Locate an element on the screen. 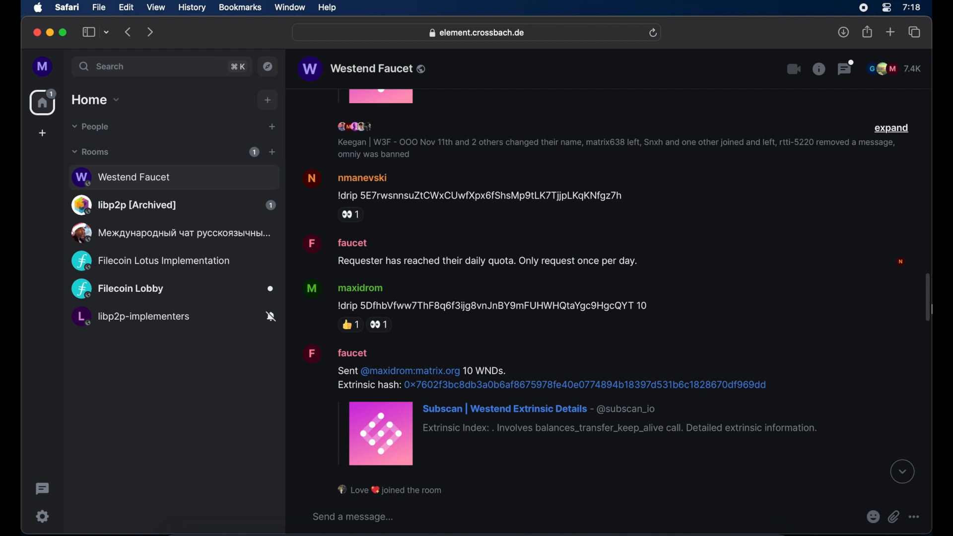 The image size is (953, 536). see latest message is located at coordinates (903, 472).